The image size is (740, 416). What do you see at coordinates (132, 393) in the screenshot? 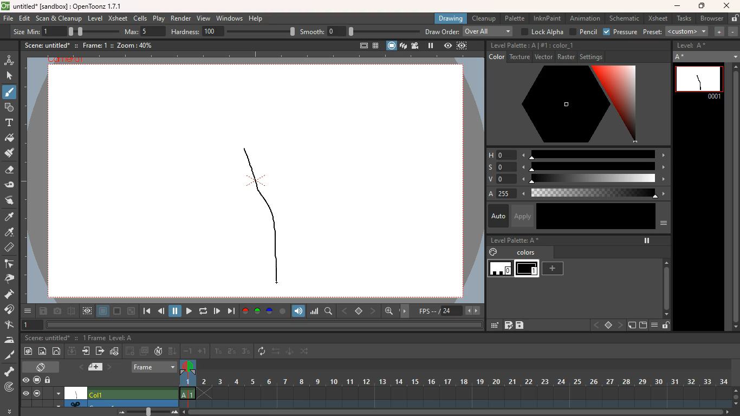
I see `Col1` at bounding box center [132, 393].